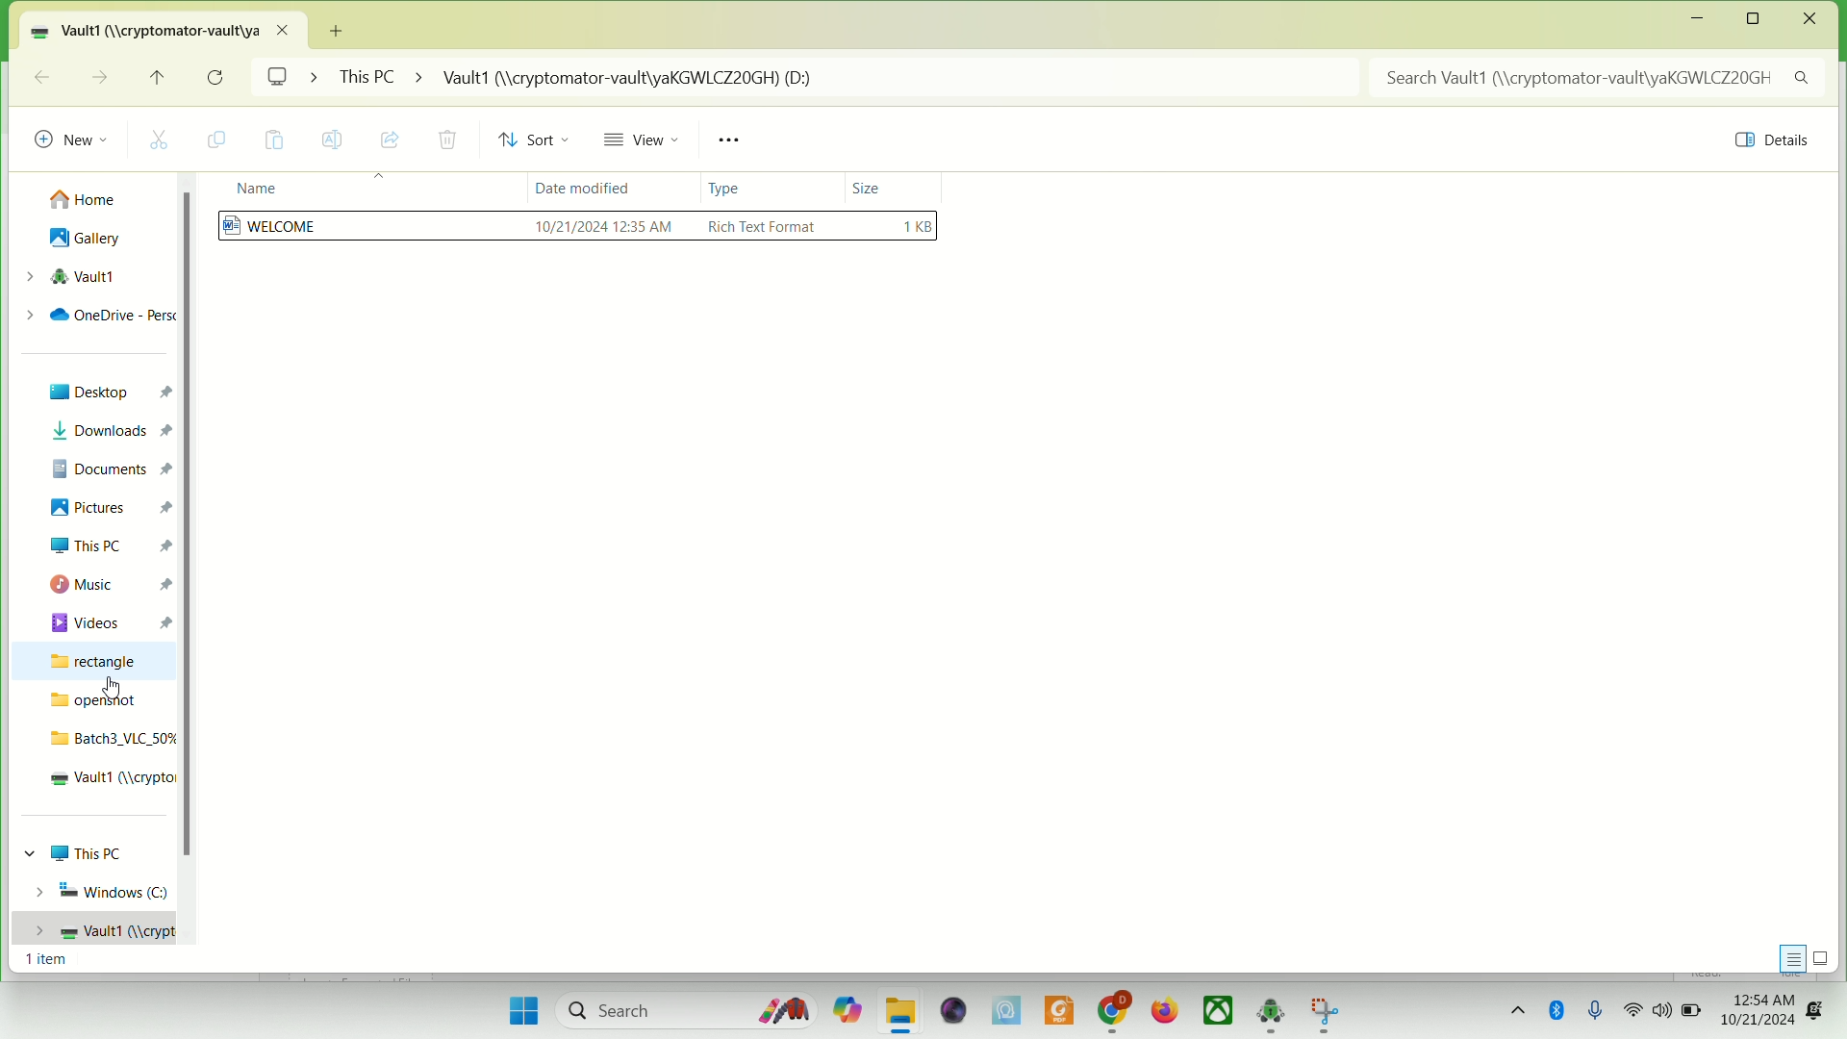  Describe the element at coordinates (1057, 1008) in the screenshot. I see `PDF` at that location.